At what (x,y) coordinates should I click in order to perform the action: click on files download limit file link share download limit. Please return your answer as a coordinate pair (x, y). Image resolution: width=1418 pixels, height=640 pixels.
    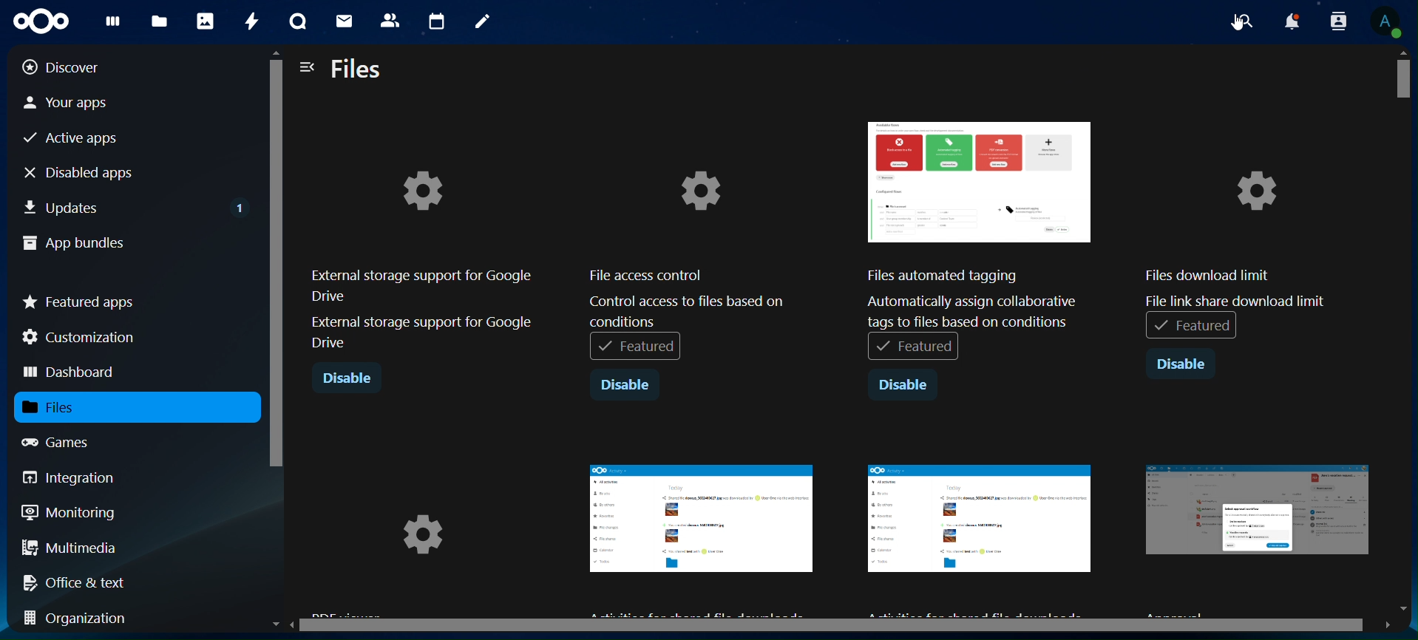
    Looking at the image, I should click on (1235, 231).